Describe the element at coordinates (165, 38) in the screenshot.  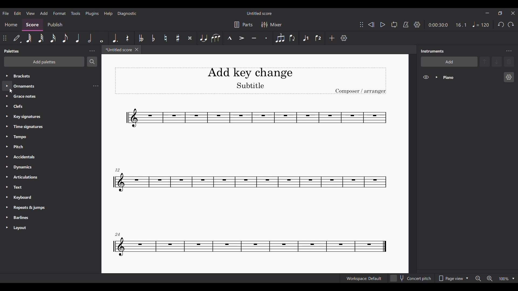
I see `Toggle natural` at that location.